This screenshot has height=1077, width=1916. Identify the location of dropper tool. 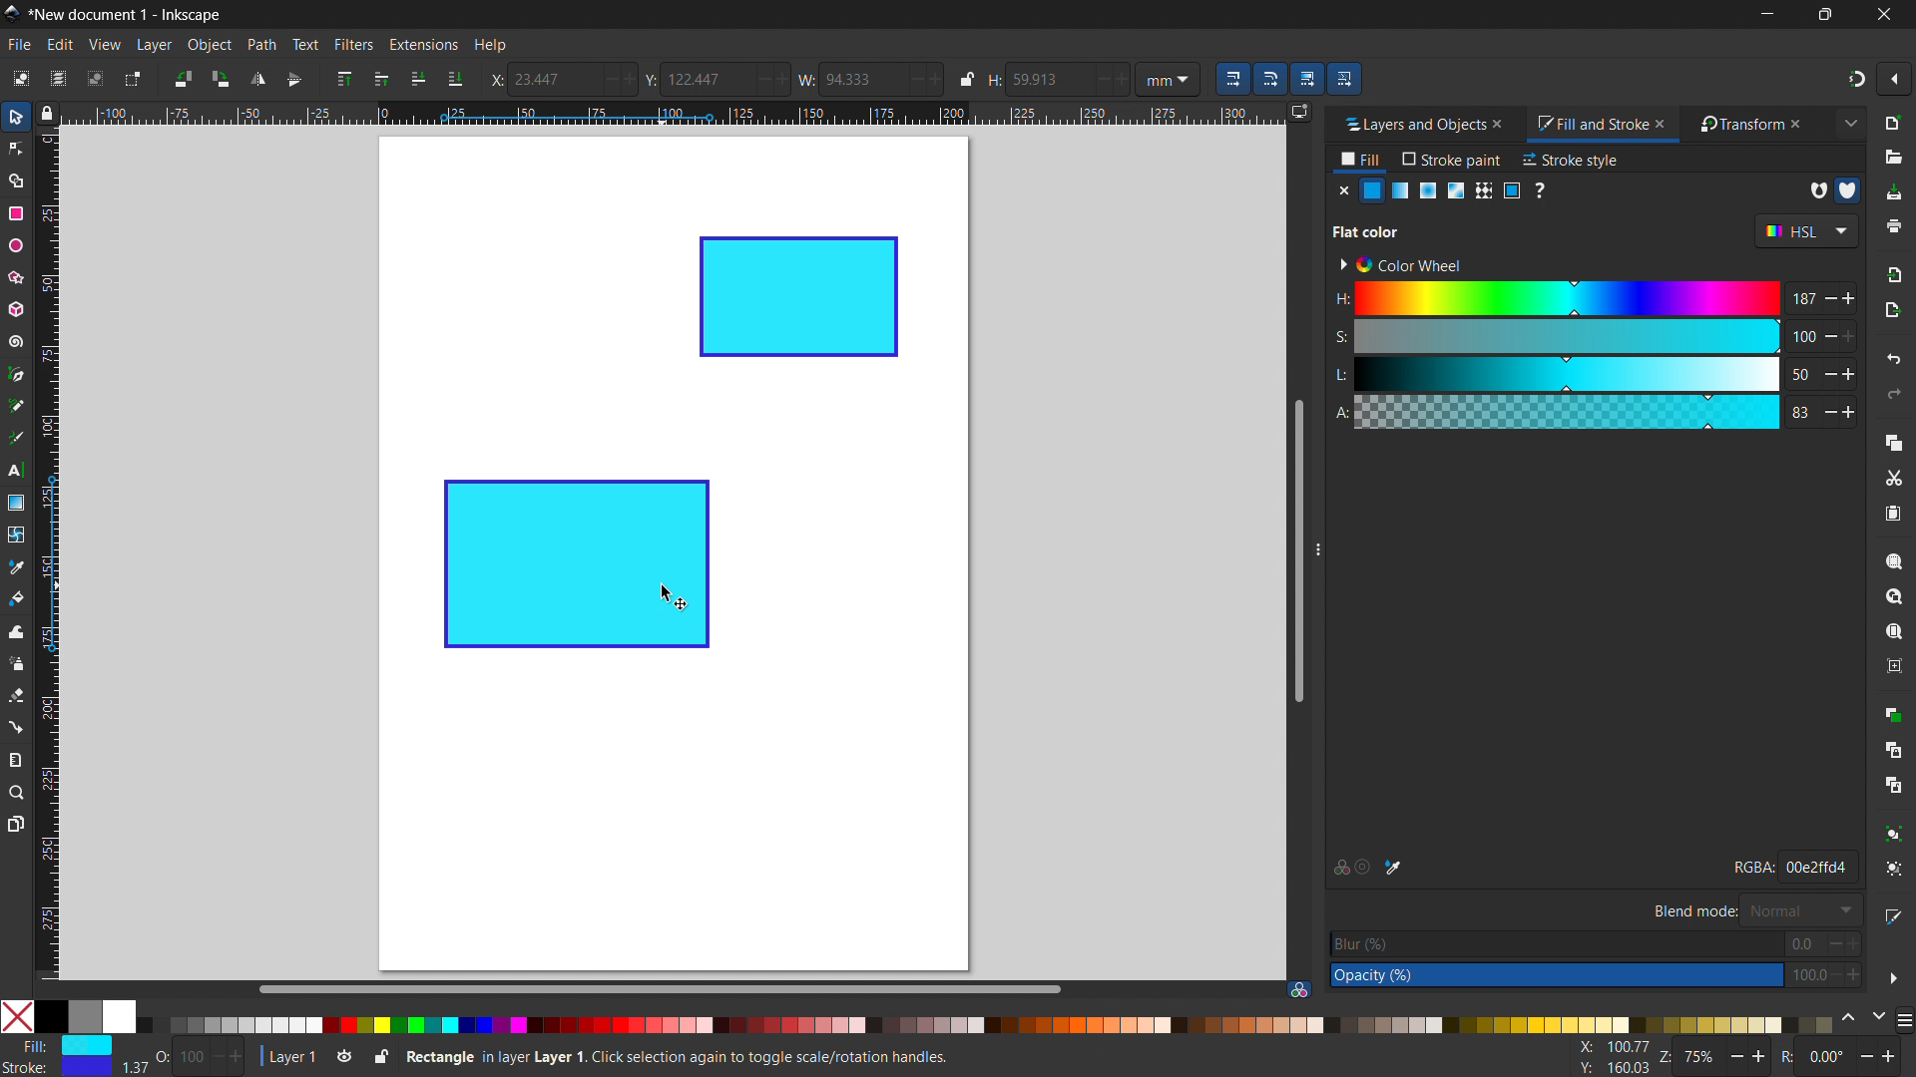
(16, 567).